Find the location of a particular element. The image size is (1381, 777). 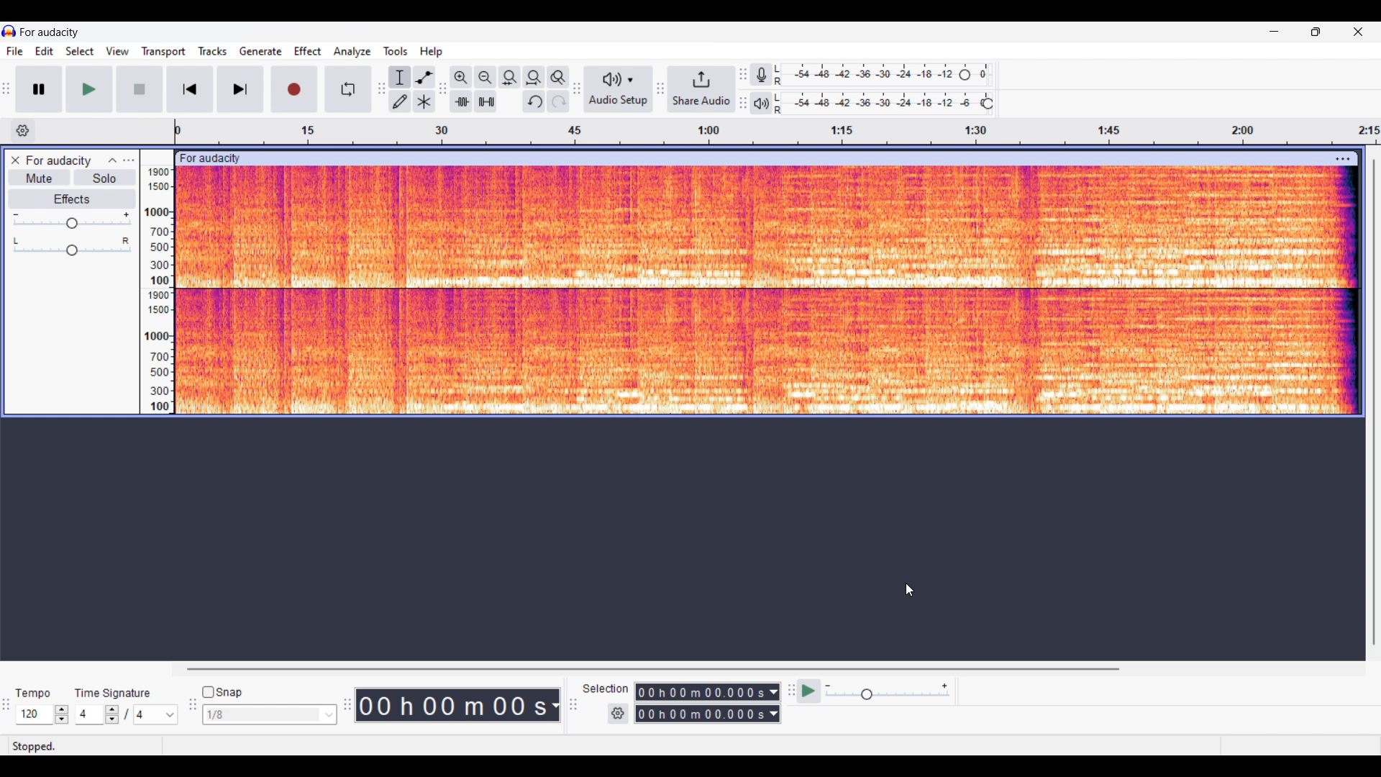

Select menu is located at coordinates (80, 51).